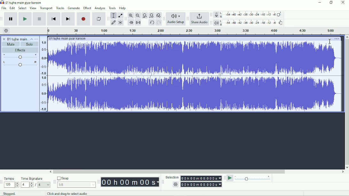 The height and width of the screenshot is (196, 349). I want to click on Mute, so click(11, 44).